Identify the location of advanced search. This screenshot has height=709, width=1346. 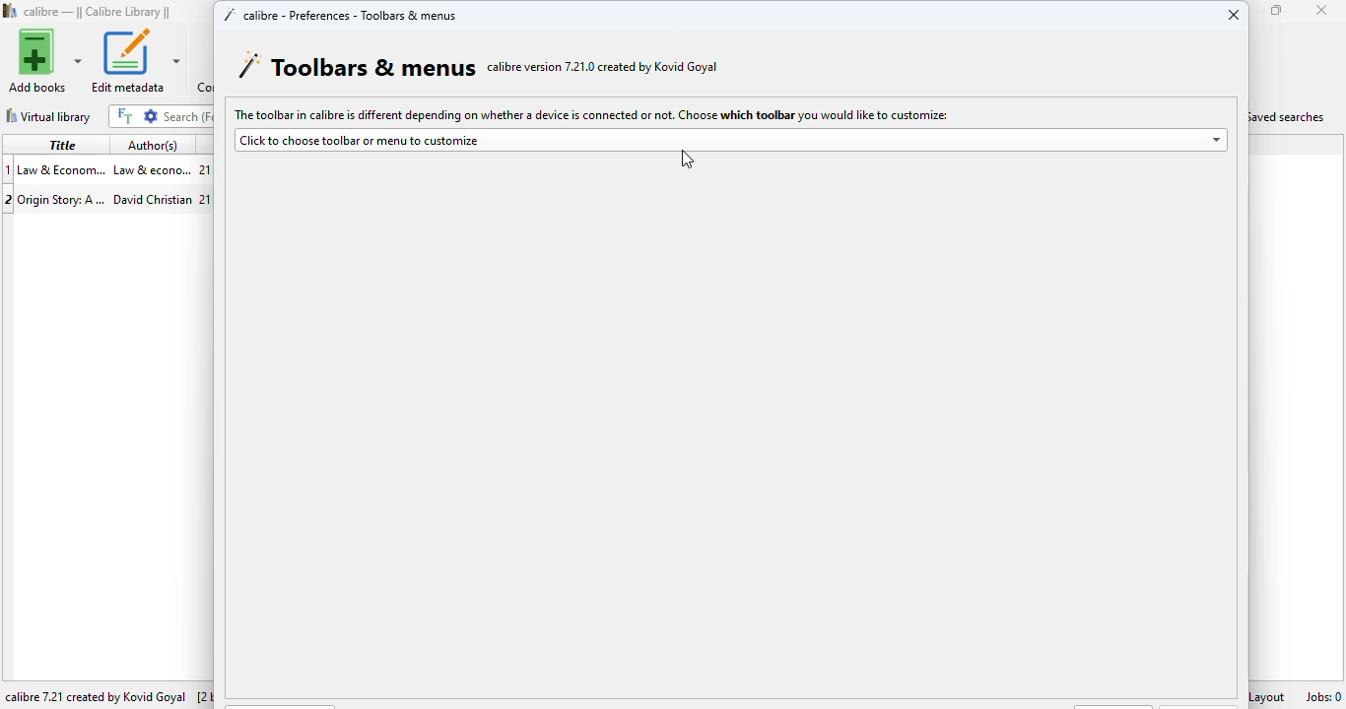
(151, 116).